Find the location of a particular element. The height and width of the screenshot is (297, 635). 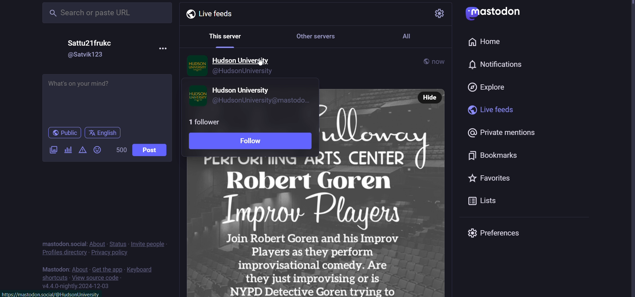

status is located at coordinates (118, 243).